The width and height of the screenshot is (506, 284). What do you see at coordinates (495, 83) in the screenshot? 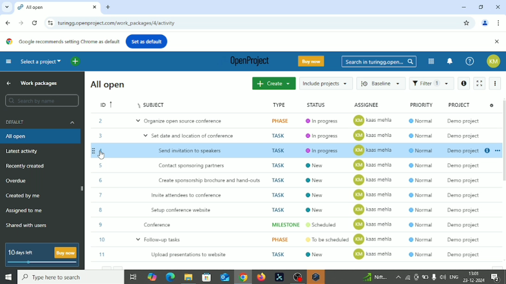
I see `More actions` at bounding box center [495, 83].